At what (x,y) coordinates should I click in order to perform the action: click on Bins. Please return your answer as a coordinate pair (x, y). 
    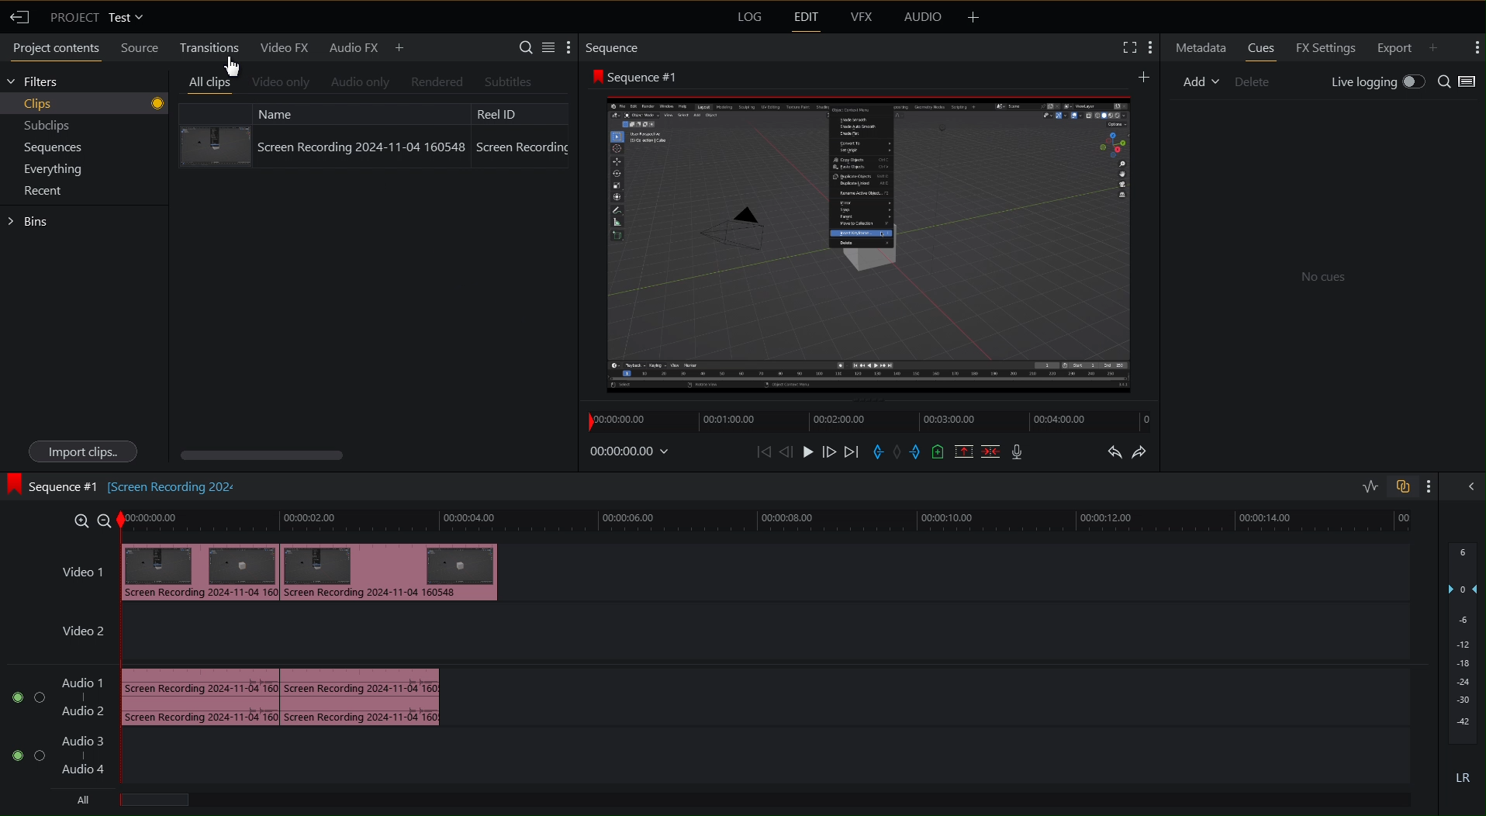
    Looking at the image, I should click on (34, 223).